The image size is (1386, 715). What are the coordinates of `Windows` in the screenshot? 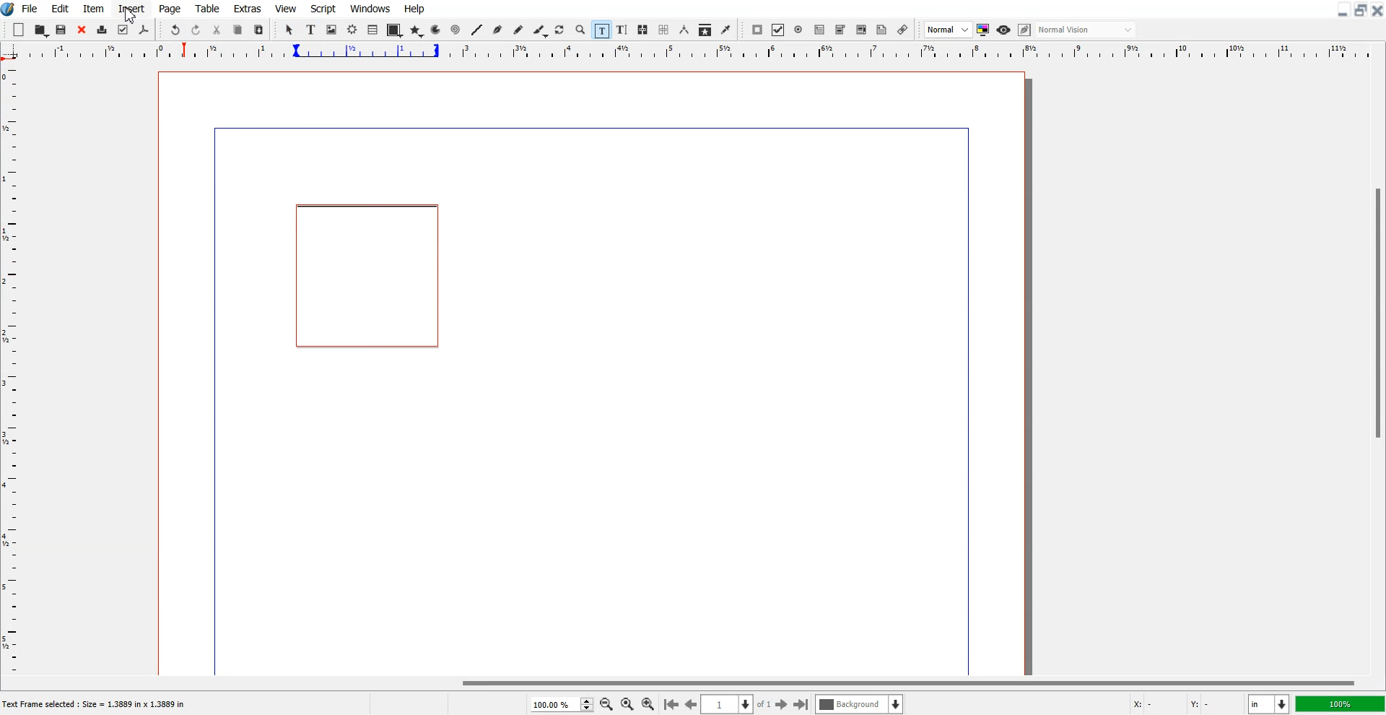 It's located at (371, 8).